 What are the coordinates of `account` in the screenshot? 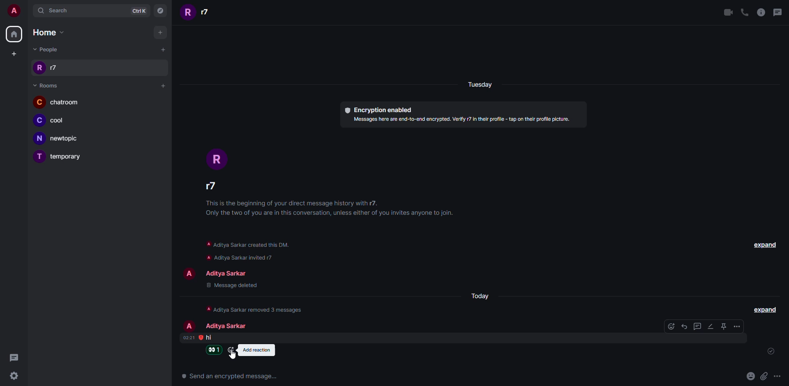 It's located at (14, 10).